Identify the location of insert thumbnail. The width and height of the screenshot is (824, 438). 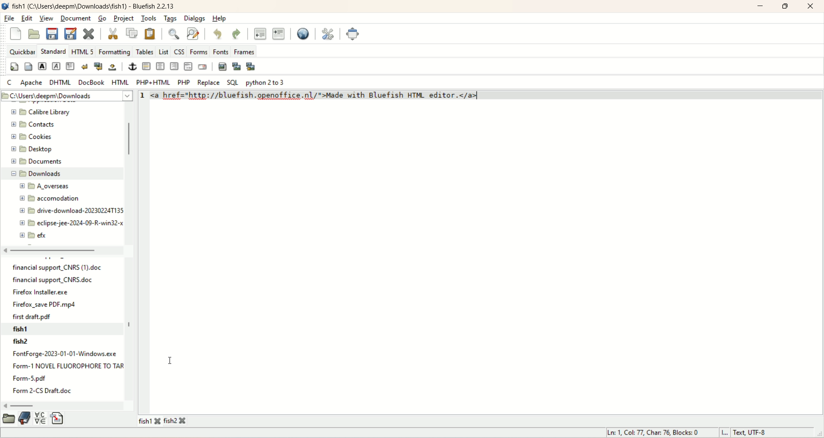
(237, 67).